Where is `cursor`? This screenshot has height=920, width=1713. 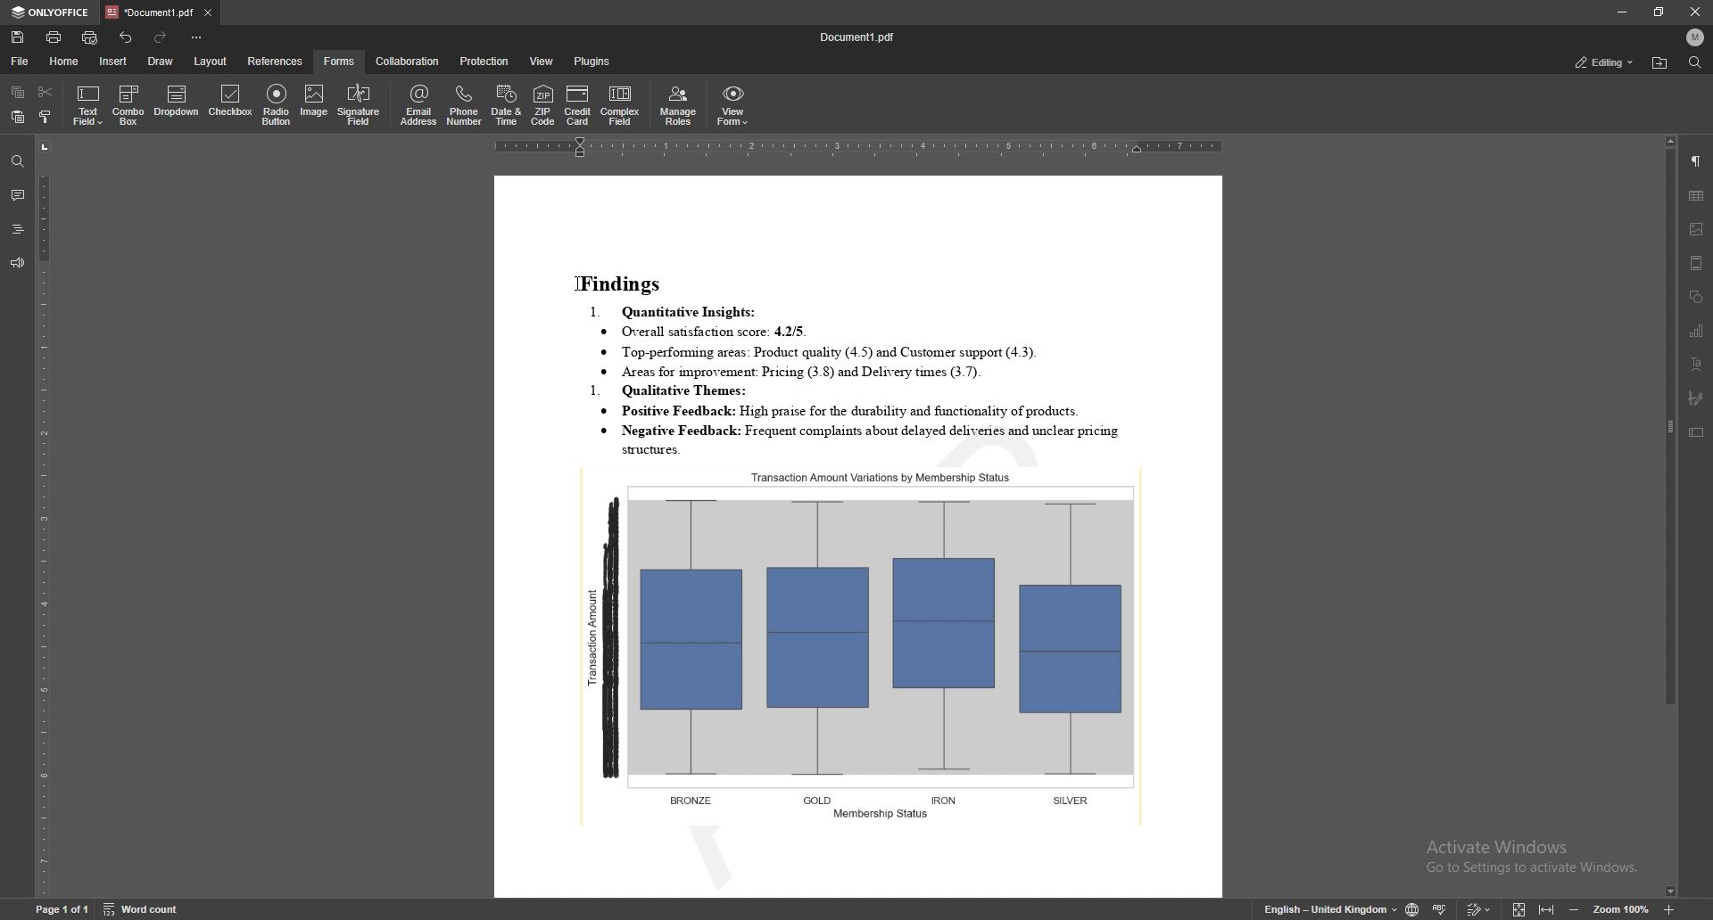 cursor is located at coordinates (579, 283).